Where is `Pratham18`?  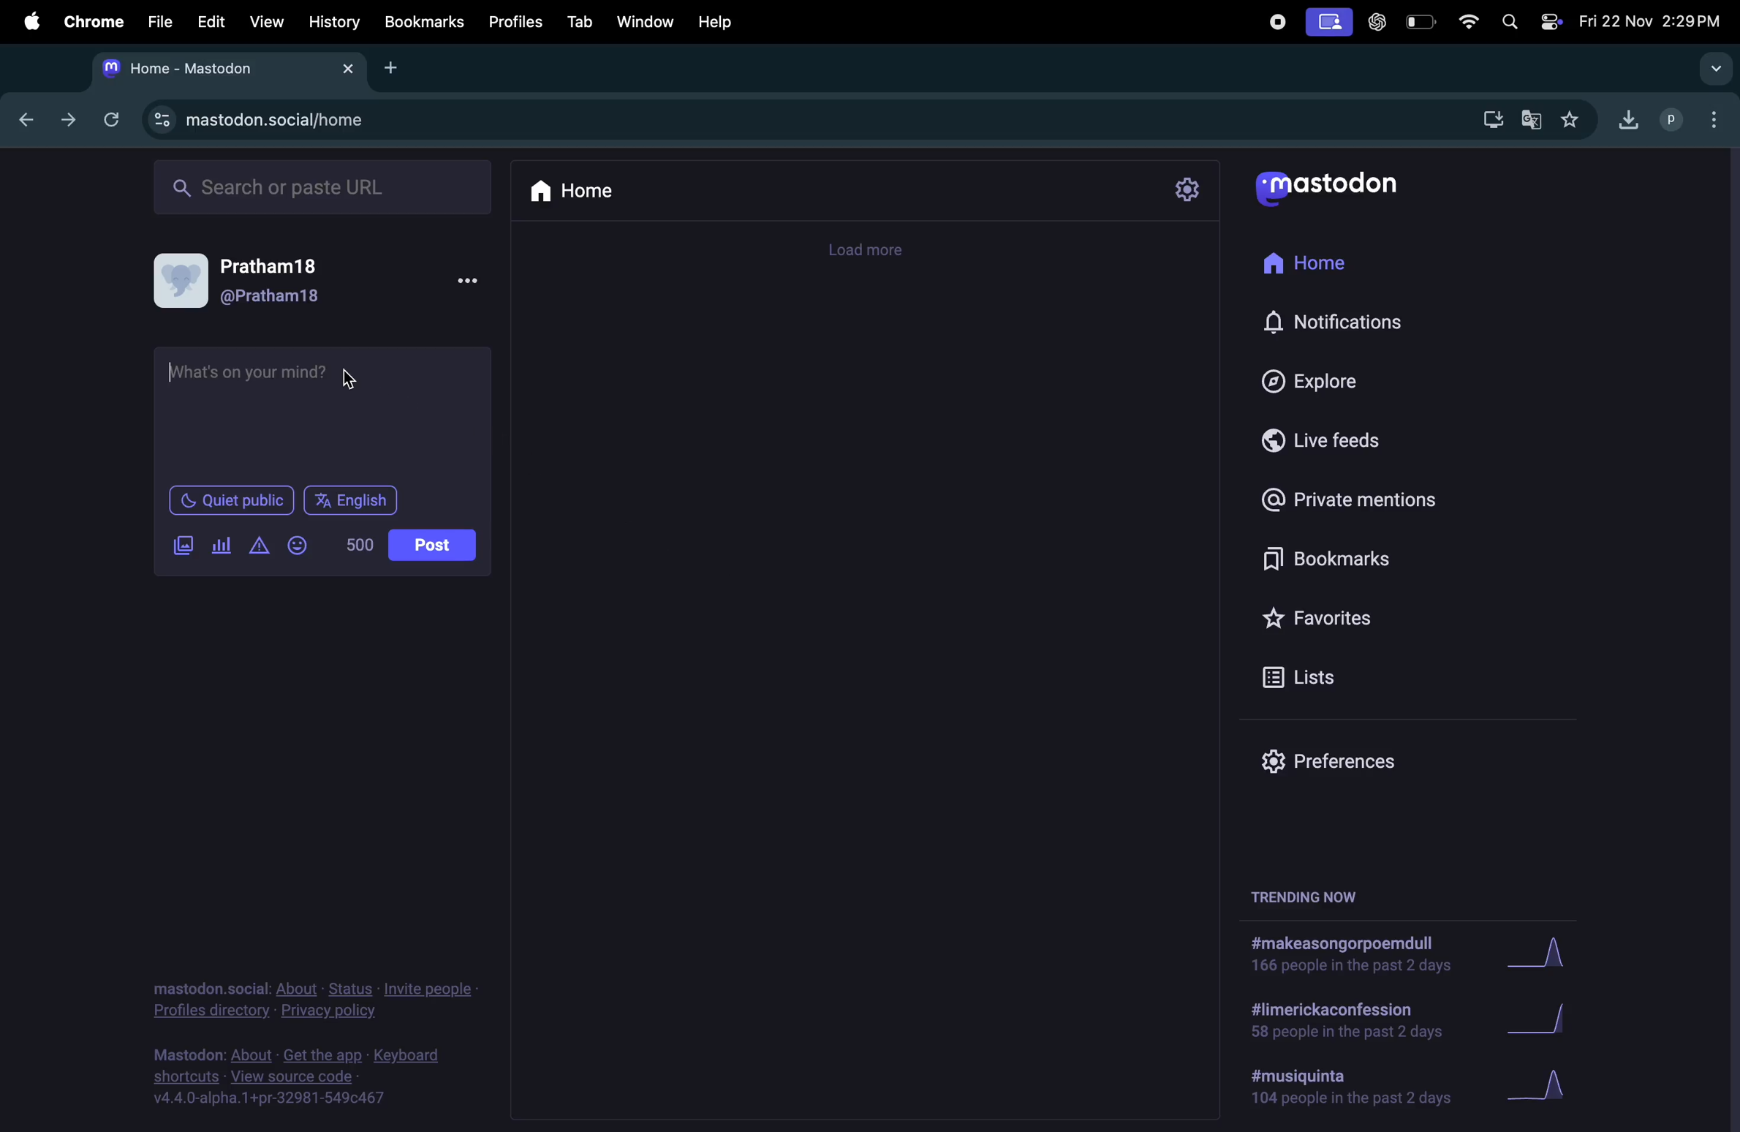 Pratham18 is located at coordinates (275, 267).